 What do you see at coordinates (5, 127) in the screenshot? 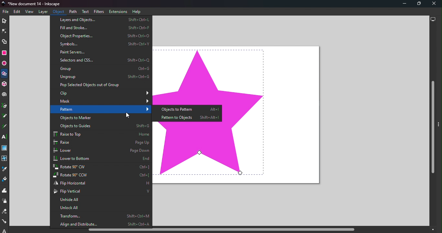
I see `Calligraphy tool` at bounding box center [5, 127].